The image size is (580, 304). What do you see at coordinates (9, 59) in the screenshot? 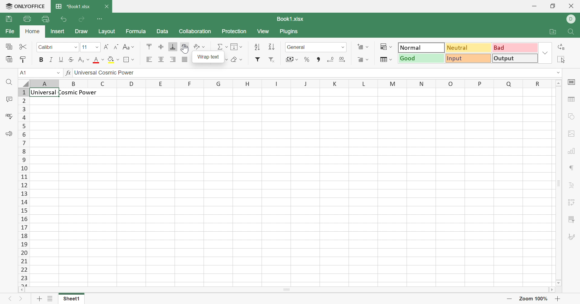
I see `Copy Style` at bounding box center [9, 59].